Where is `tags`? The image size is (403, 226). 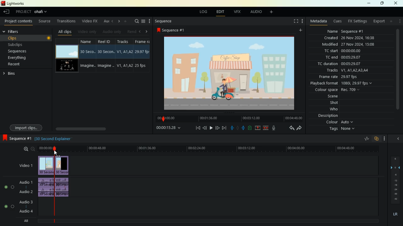
tags is located at coordinates (340, 130).